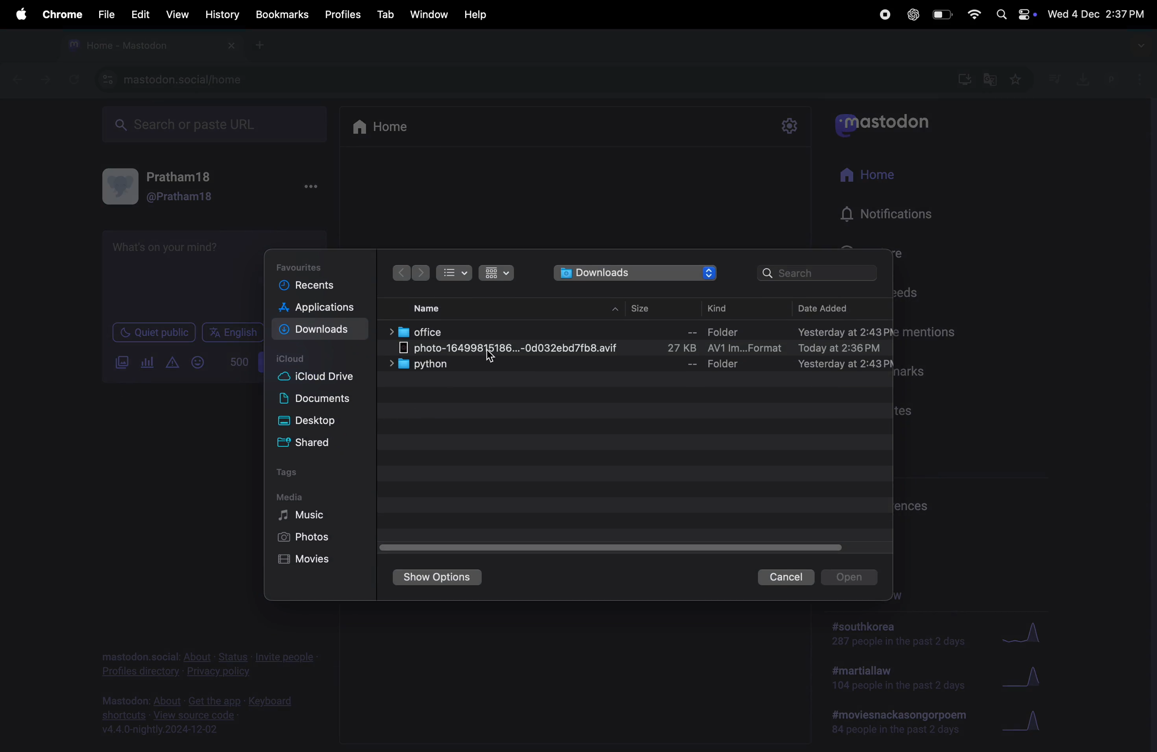 This screenshot has height=752, width=1157. Describe the element at coordinates (203, 715) in the screenshot. I see `view source code` at that location.